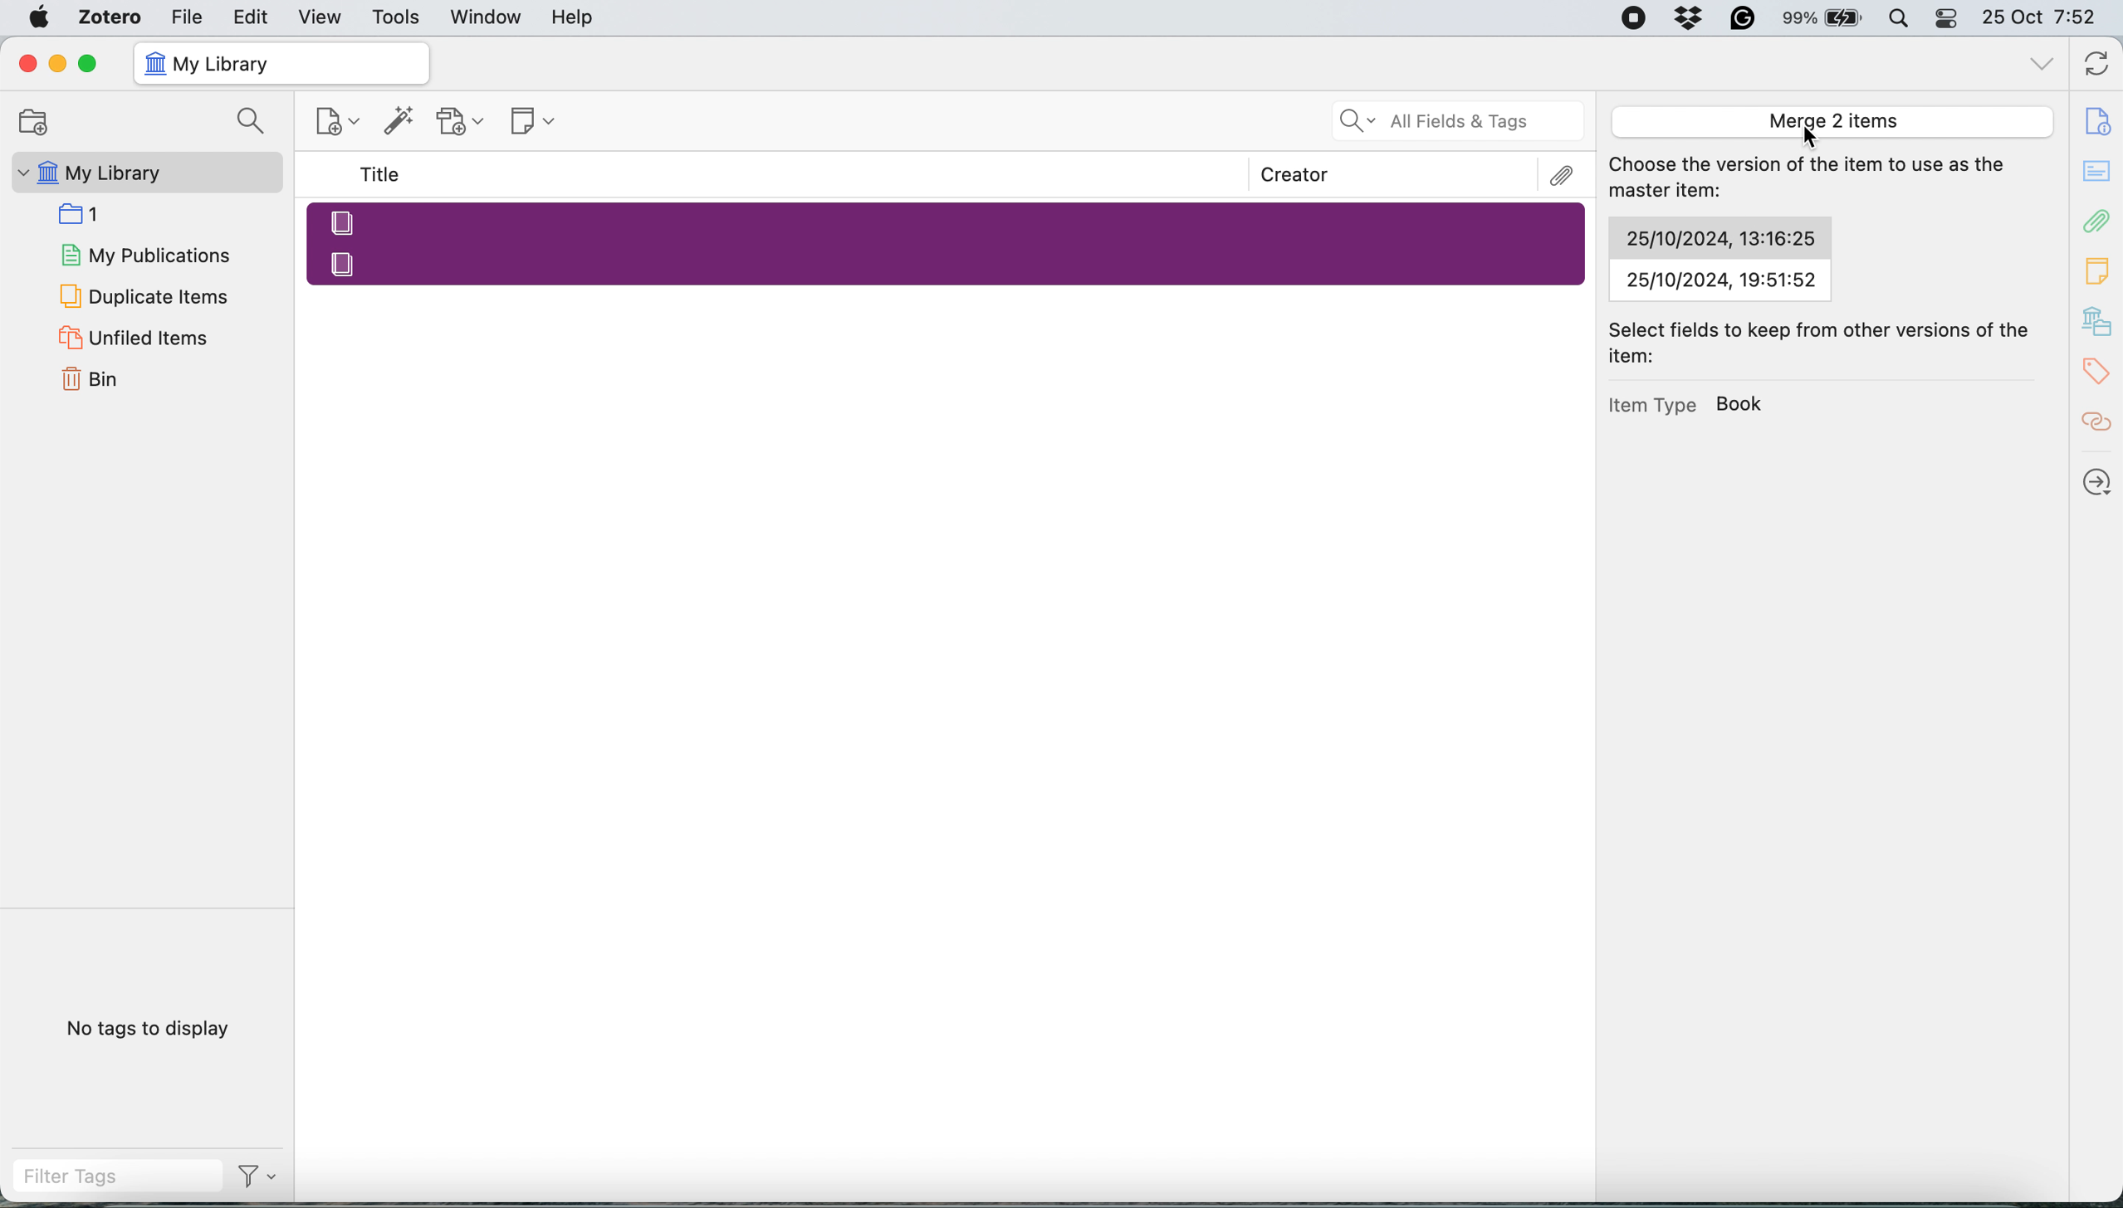 This screenshot has width=2123, height=1208. What do you see at coordinates (1830, 121) in the screenshot?
I see `Merge 2 items` at bounding box center [1830, 121].